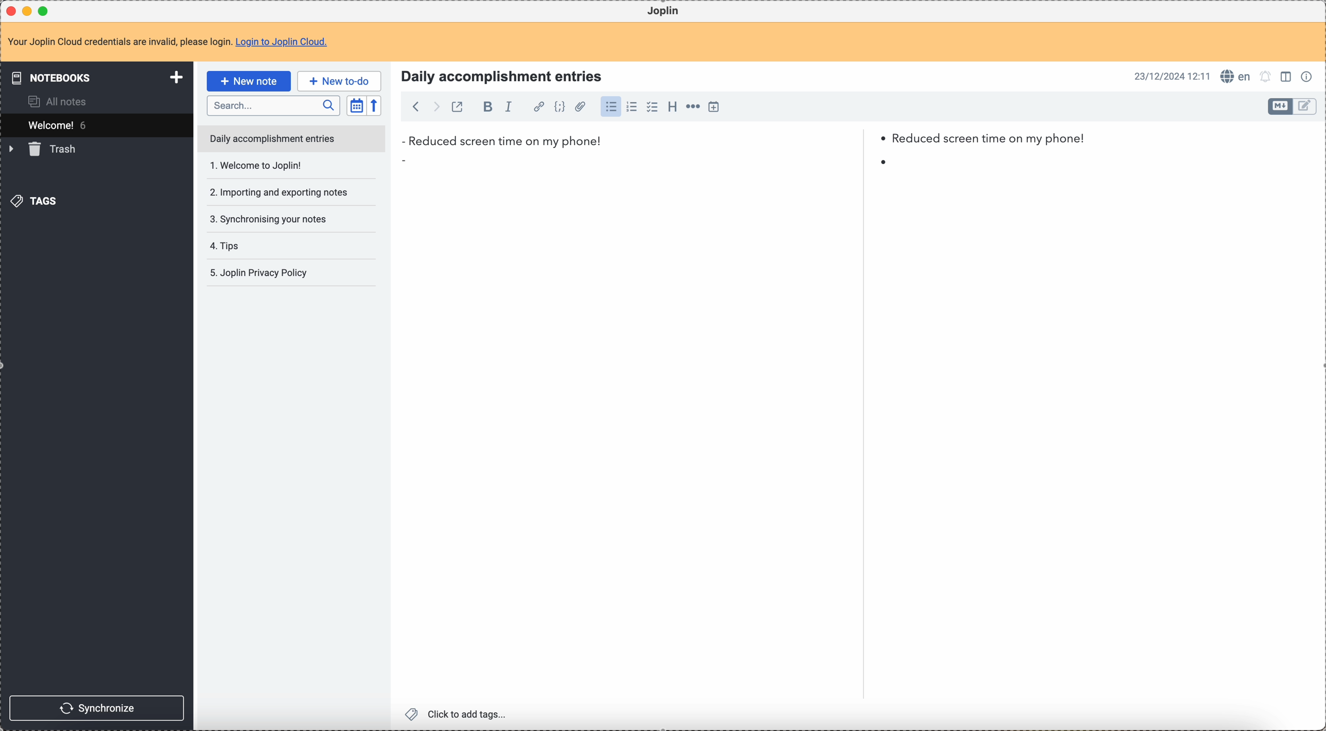  I want to click on note properties, so click(1307, 77).